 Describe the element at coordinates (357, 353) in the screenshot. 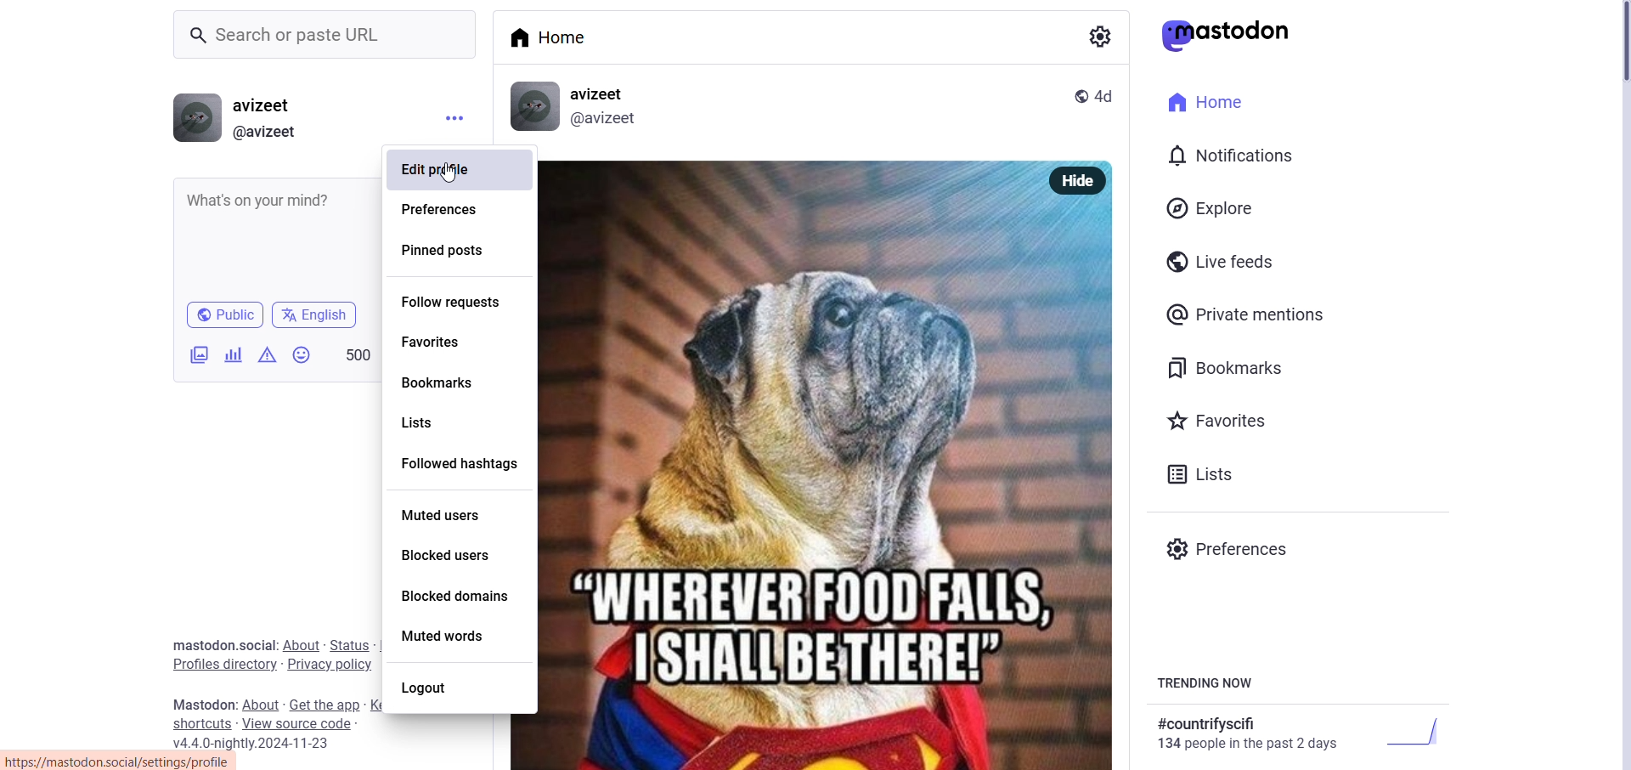

I see `word limit` at that location.